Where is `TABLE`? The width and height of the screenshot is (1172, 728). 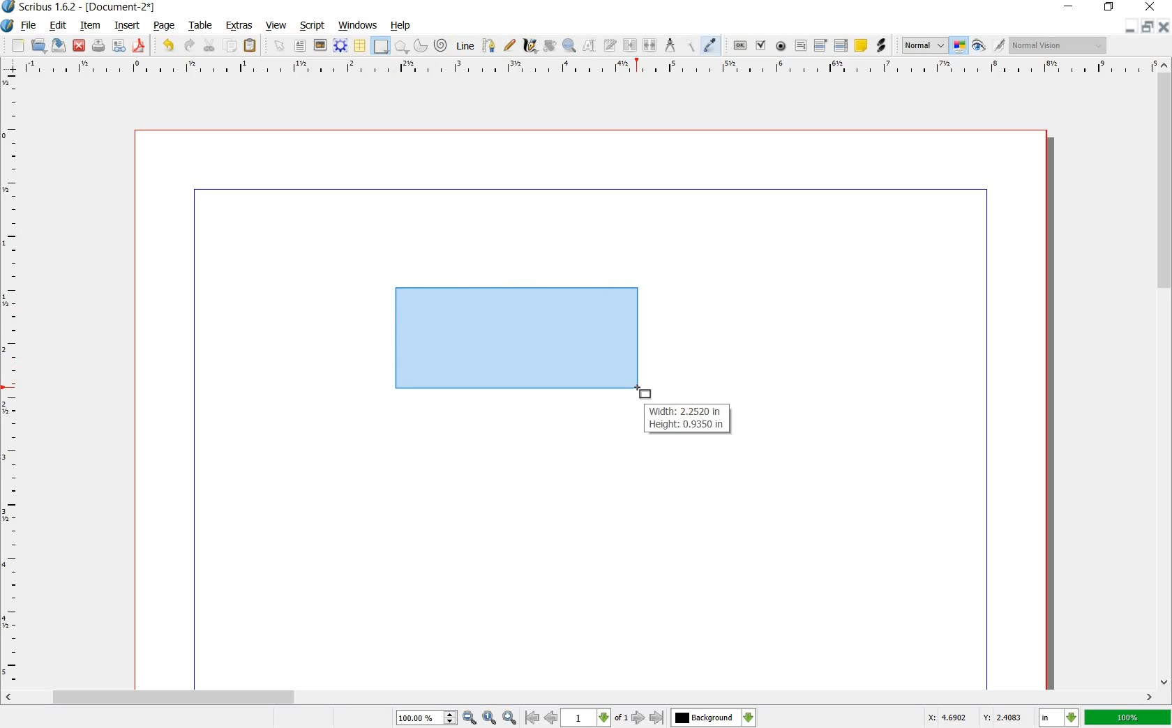
TABLE is located at coordinates (202, 26).